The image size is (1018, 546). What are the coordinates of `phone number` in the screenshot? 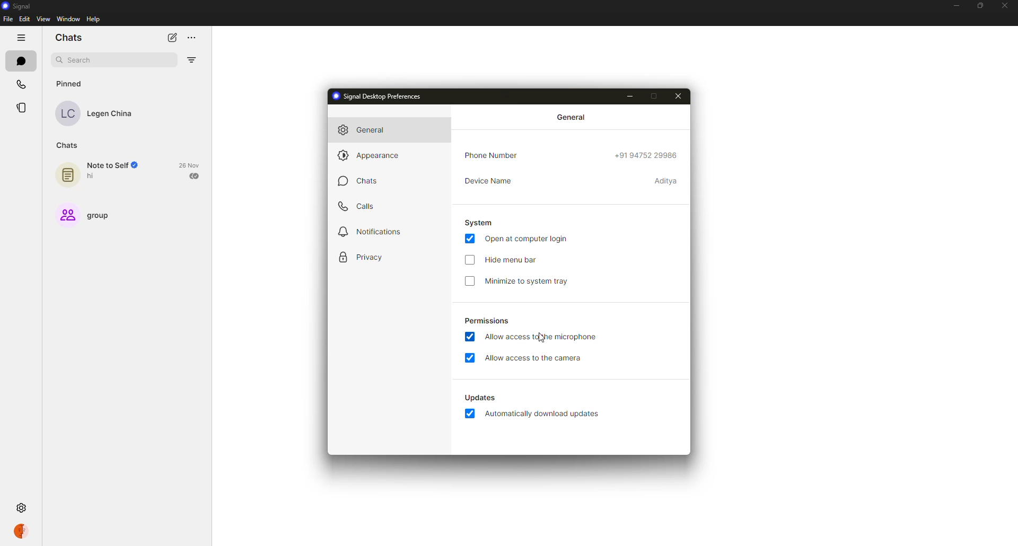 It's located at (647, 154).